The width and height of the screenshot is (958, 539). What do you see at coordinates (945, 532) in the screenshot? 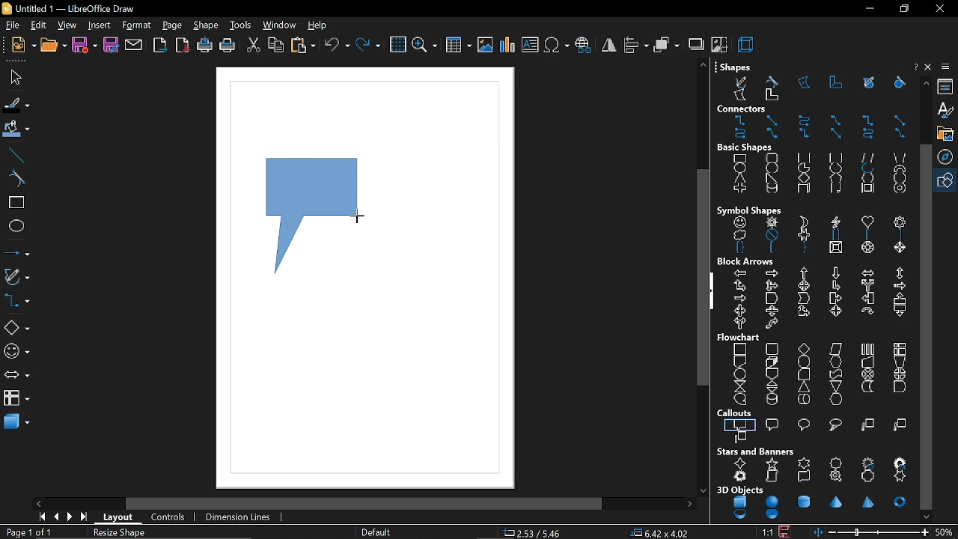
I see `current zoom` at bounding box center [945, 532].